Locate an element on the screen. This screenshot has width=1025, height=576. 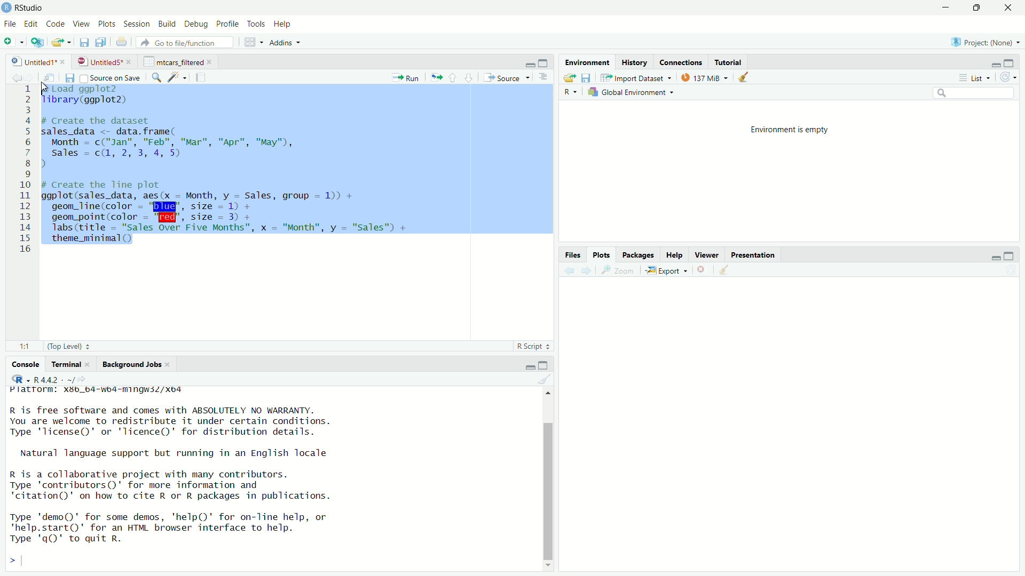
History is located at coordinates (634, 62).